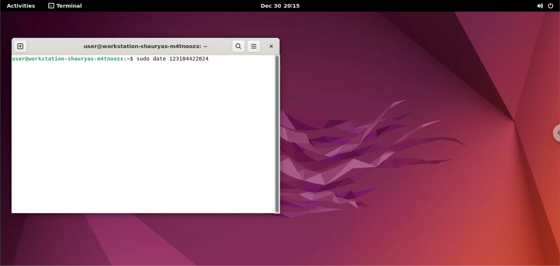 This screenshot has height=266, width=560. I want to click on new tab, so click(20, 47).